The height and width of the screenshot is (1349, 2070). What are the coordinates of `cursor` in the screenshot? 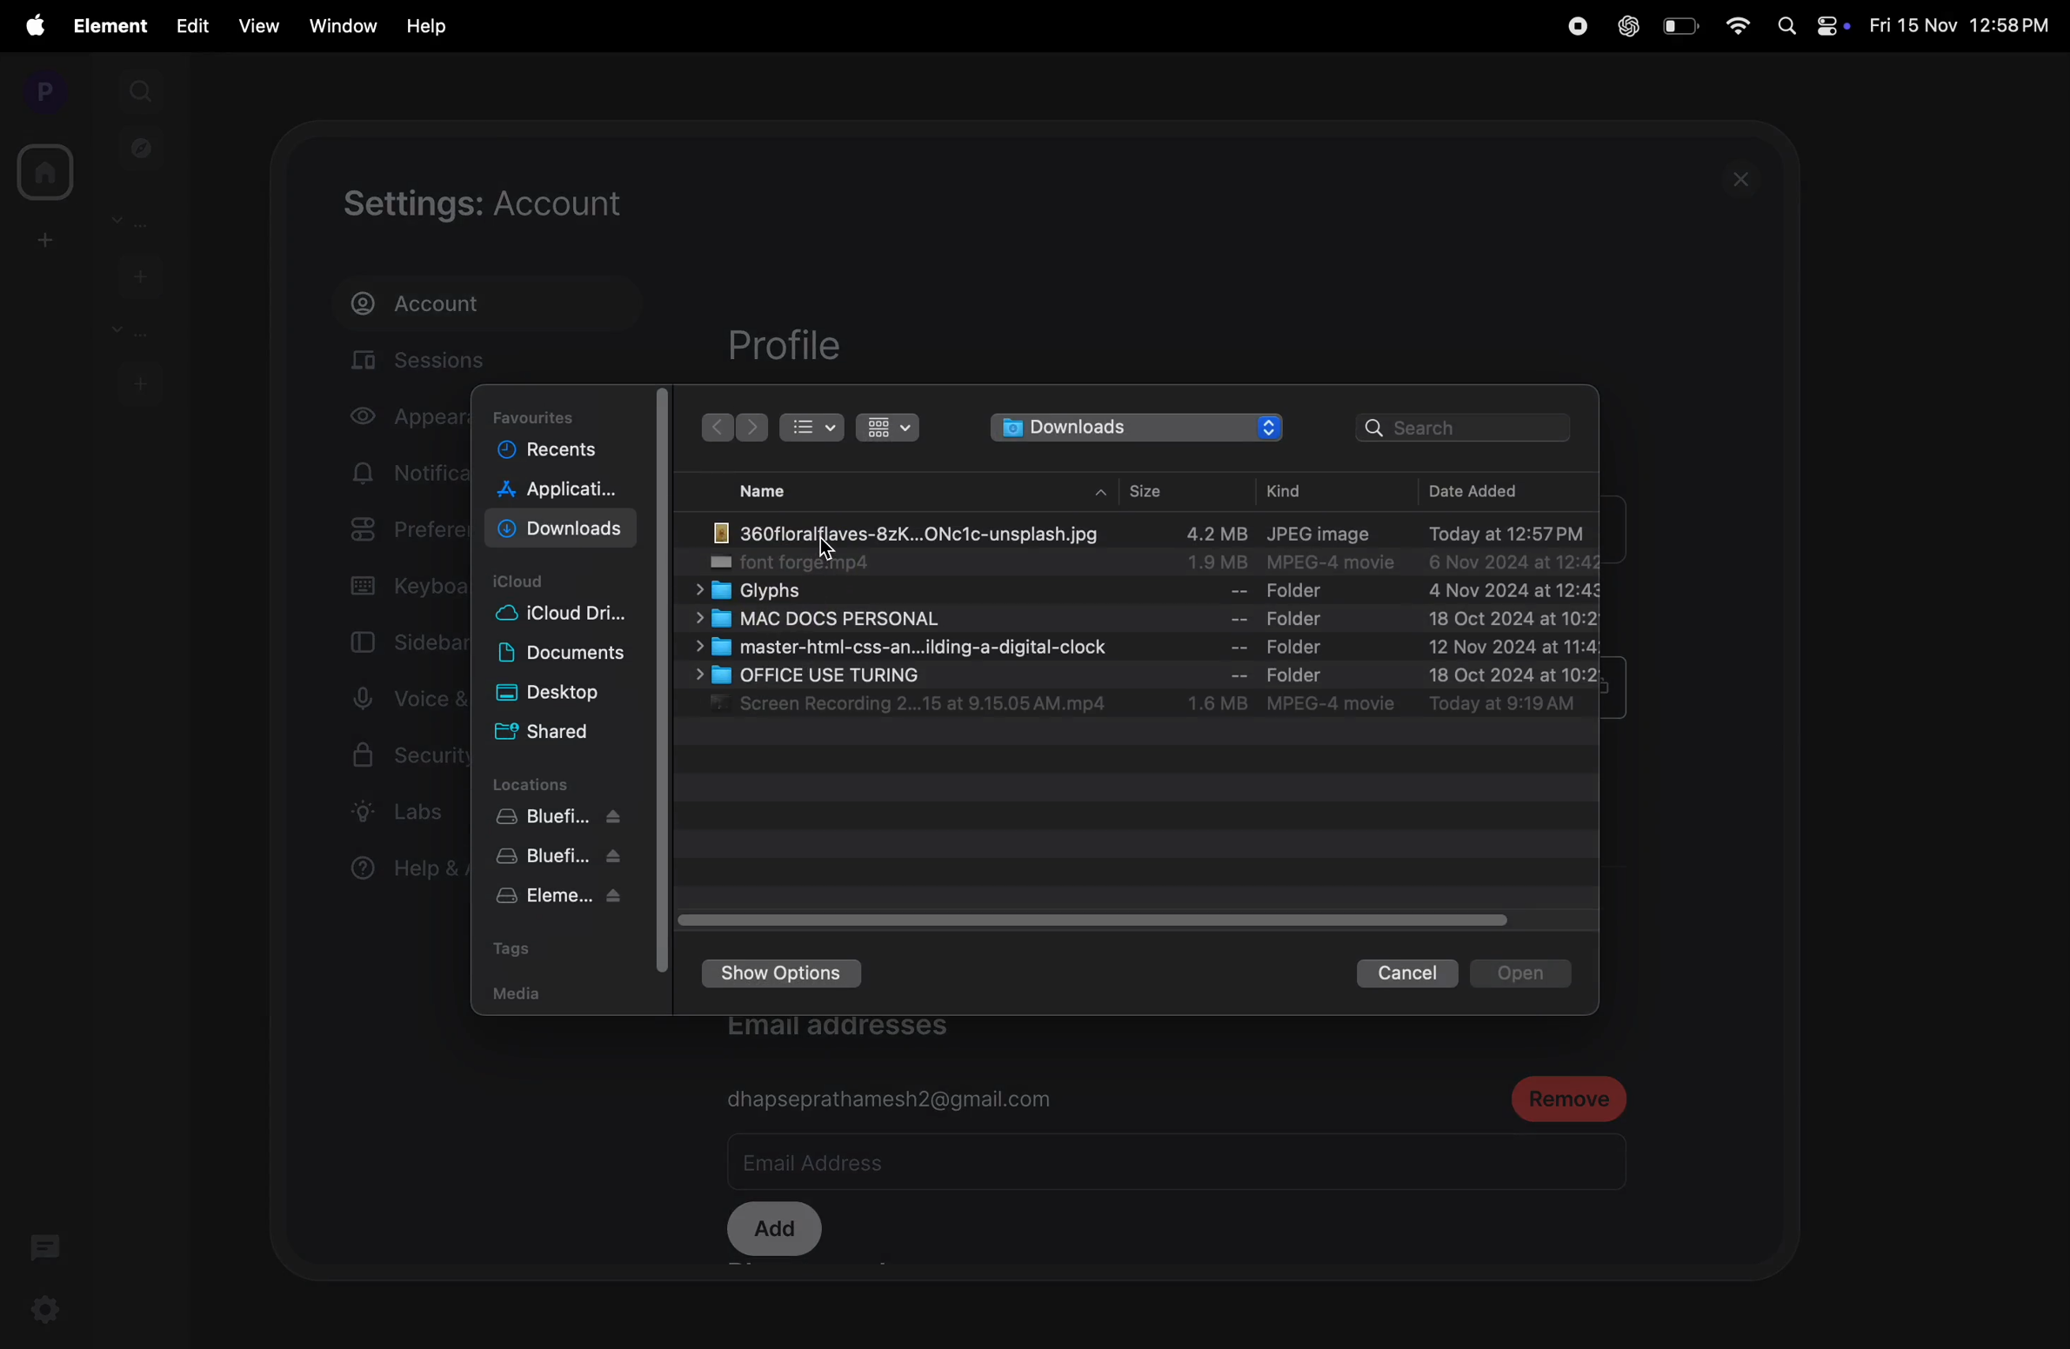 It's located at (829, 550).